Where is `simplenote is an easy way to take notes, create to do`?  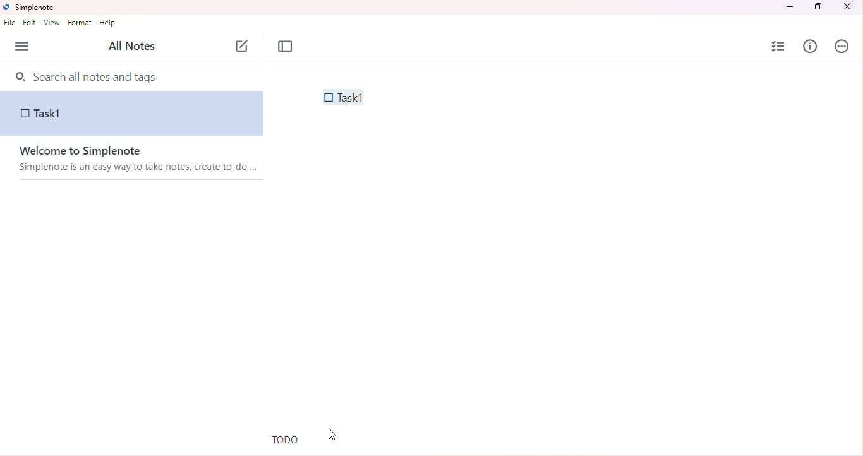
simplenote is an easy way to take notes, create to do is located at coordinates (140, 168).